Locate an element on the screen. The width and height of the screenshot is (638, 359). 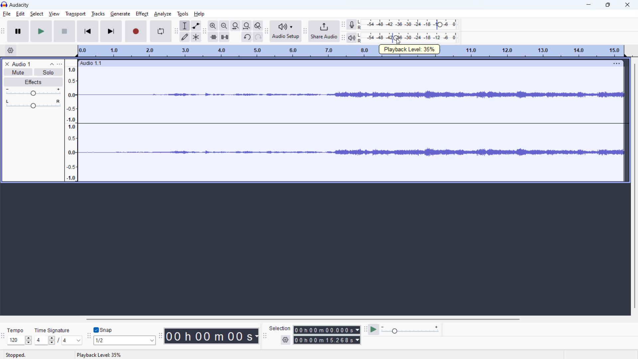
edit is located at coordinates (21, 14).